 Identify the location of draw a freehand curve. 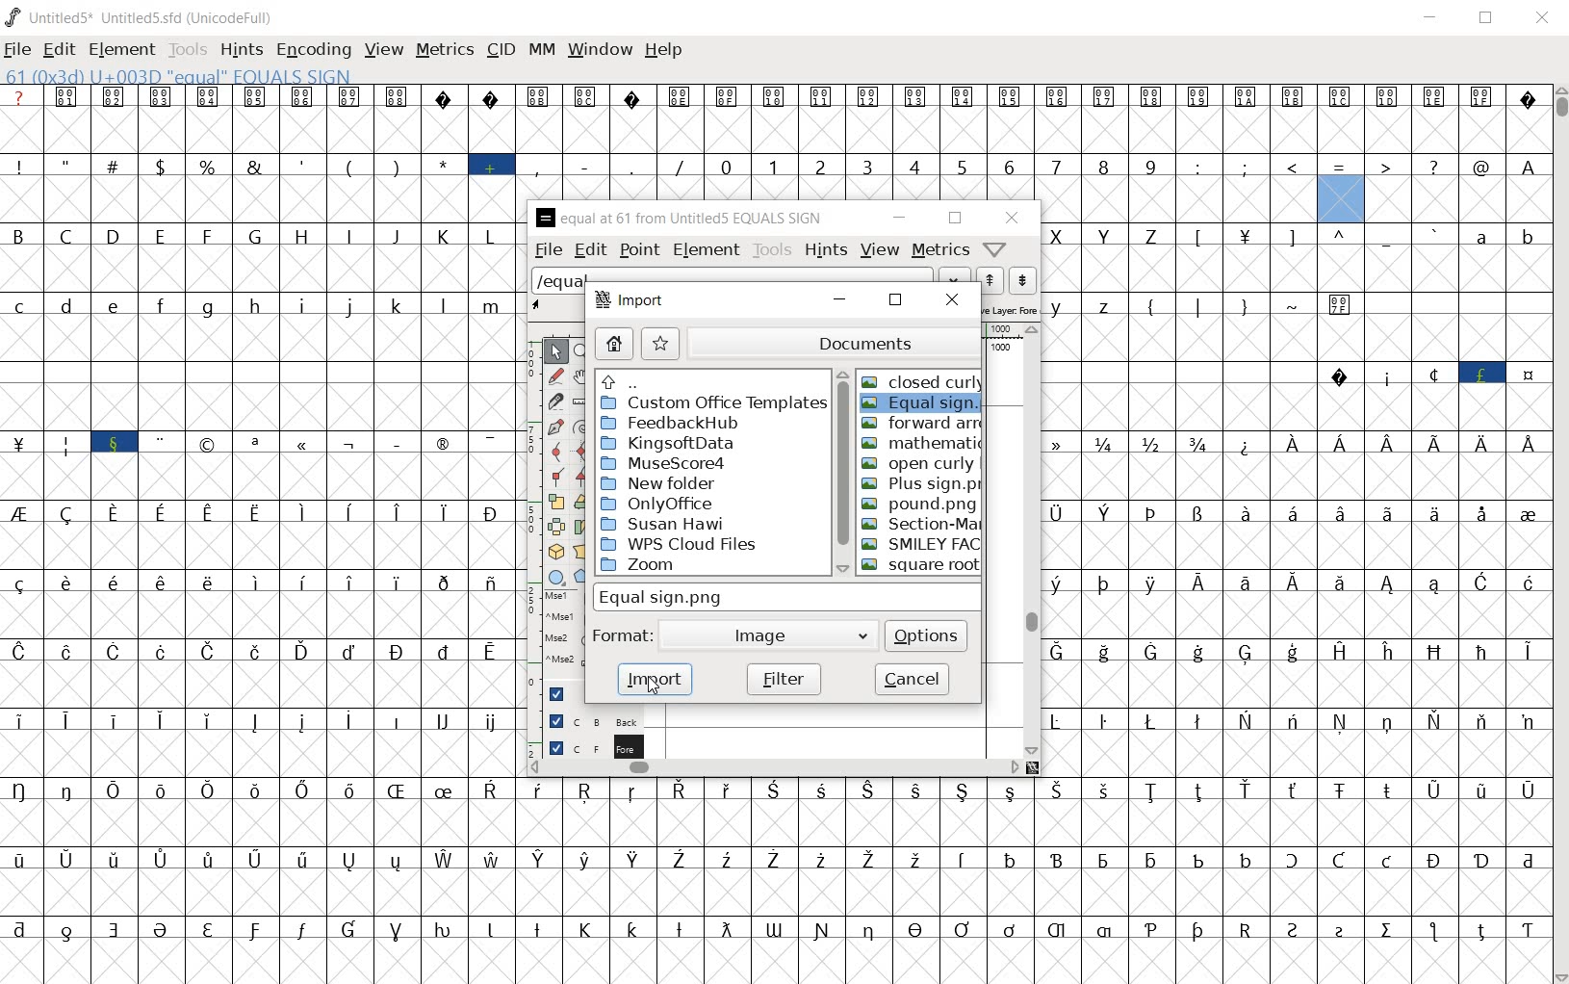
(554, 375).